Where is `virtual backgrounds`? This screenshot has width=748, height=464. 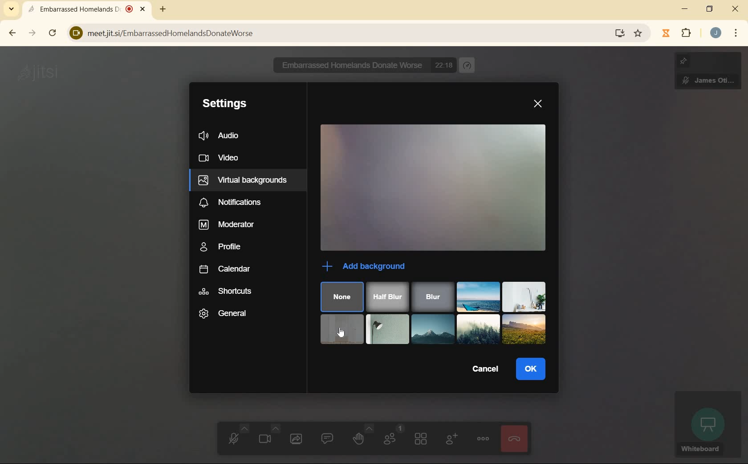
virtual backgrounds is located at coordinates (244, 179).